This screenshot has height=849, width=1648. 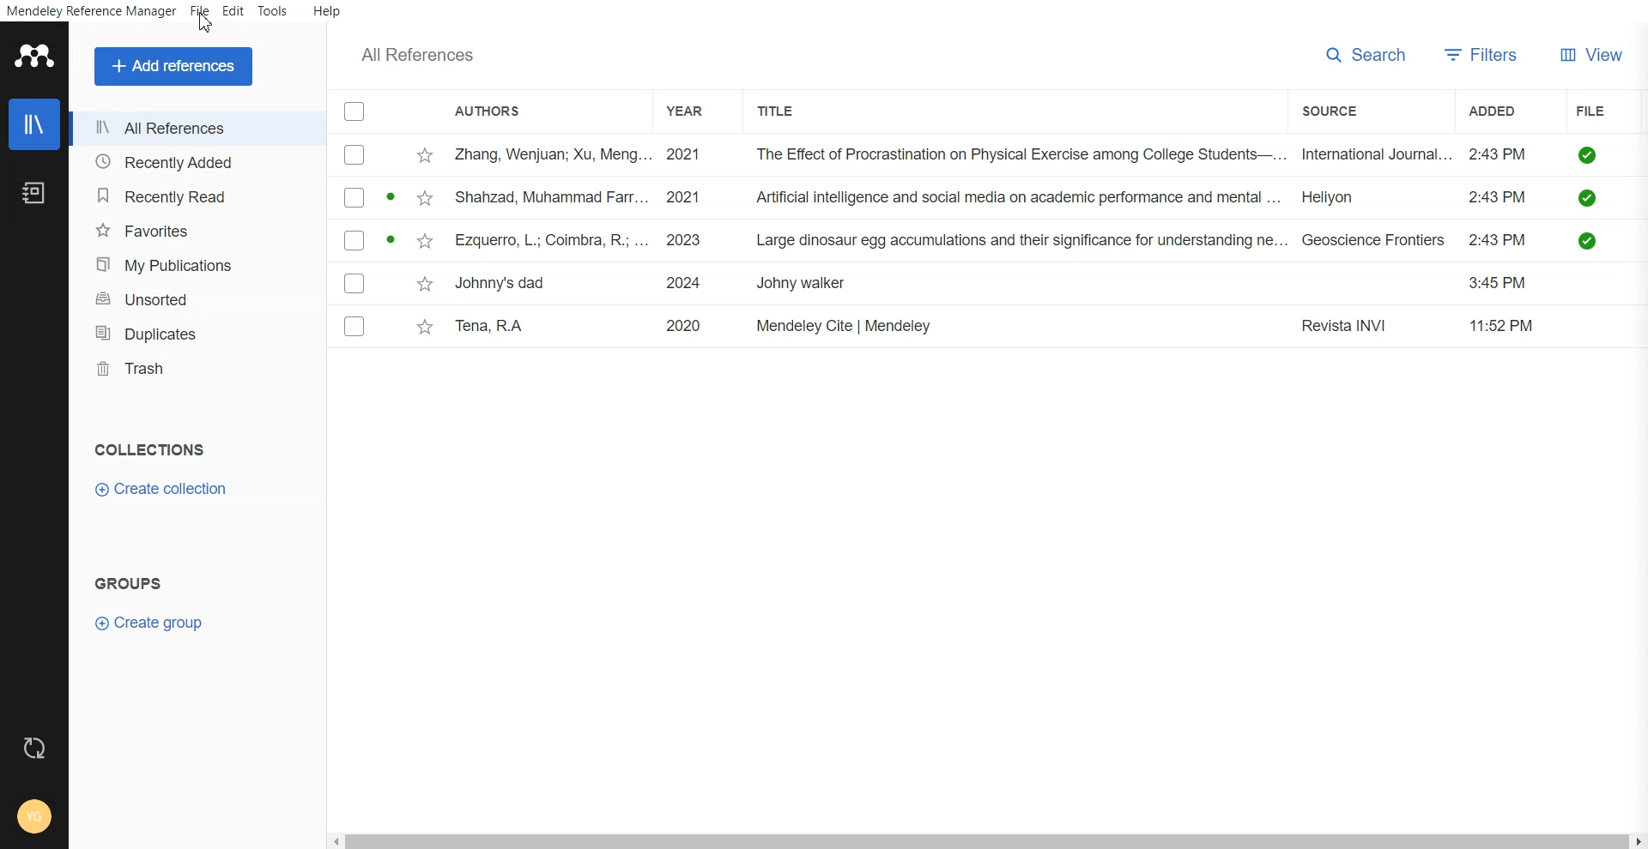 What do you see at coordinates (684, 324) in the screenshot?
I see `2020` at bounding box center [684, 324].